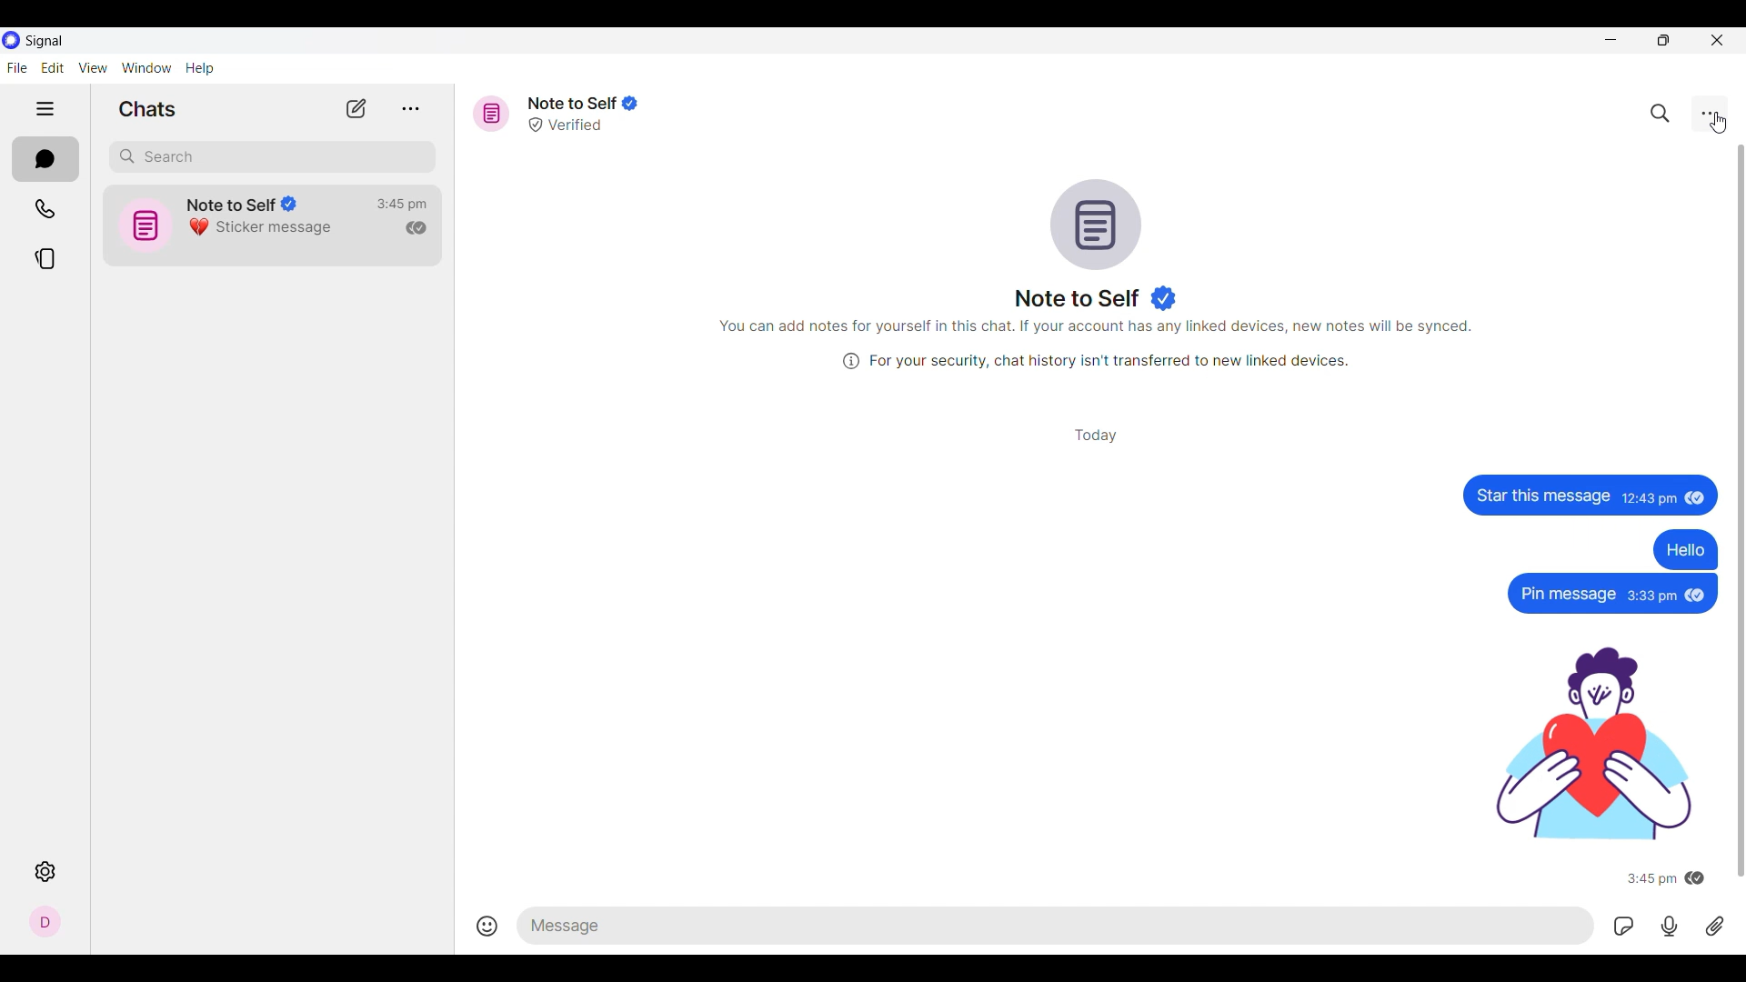 The width and height of the screenshot is (1746, 982). Describe the element at coordinates (272, 156) in the screenshot. I see `Search chat` at that location.